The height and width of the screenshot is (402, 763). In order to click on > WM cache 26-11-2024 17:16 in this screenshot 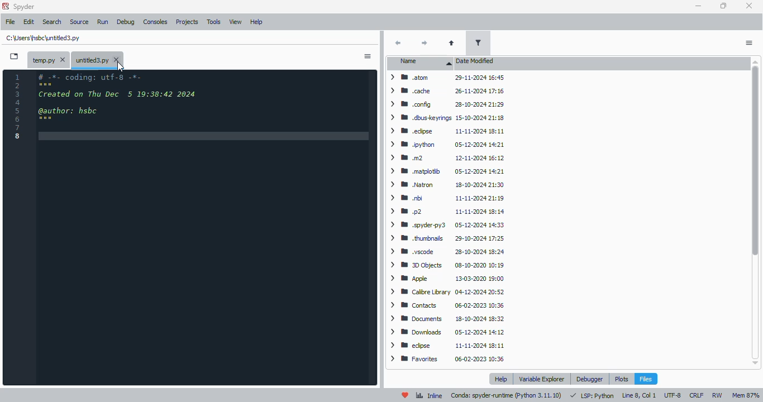, I will do `click(444, 91)`.